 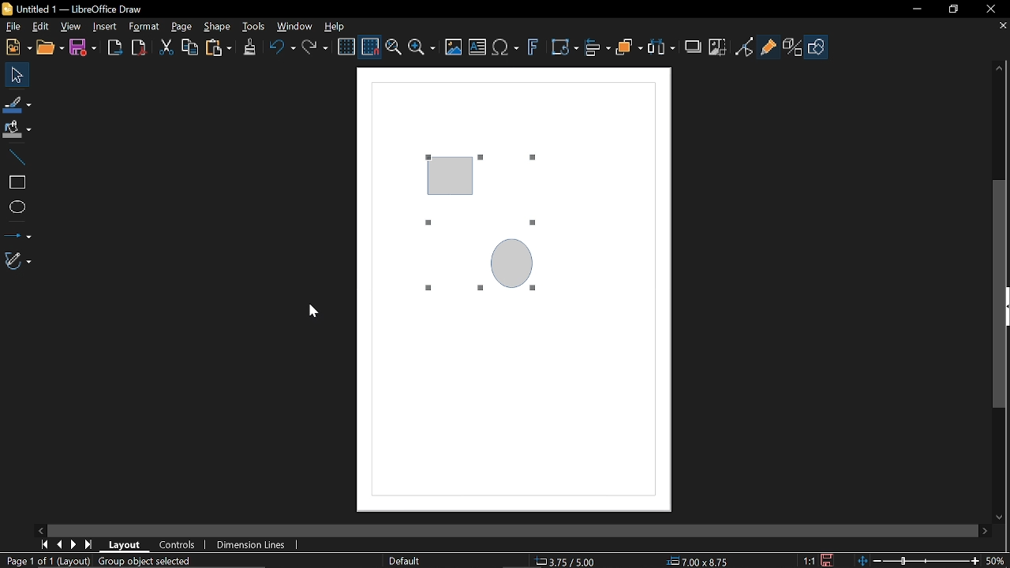 What do you see at coordinates (16, 260) in the screenshot?
I see `Curves and polygons` at bounding box center [16, 260].